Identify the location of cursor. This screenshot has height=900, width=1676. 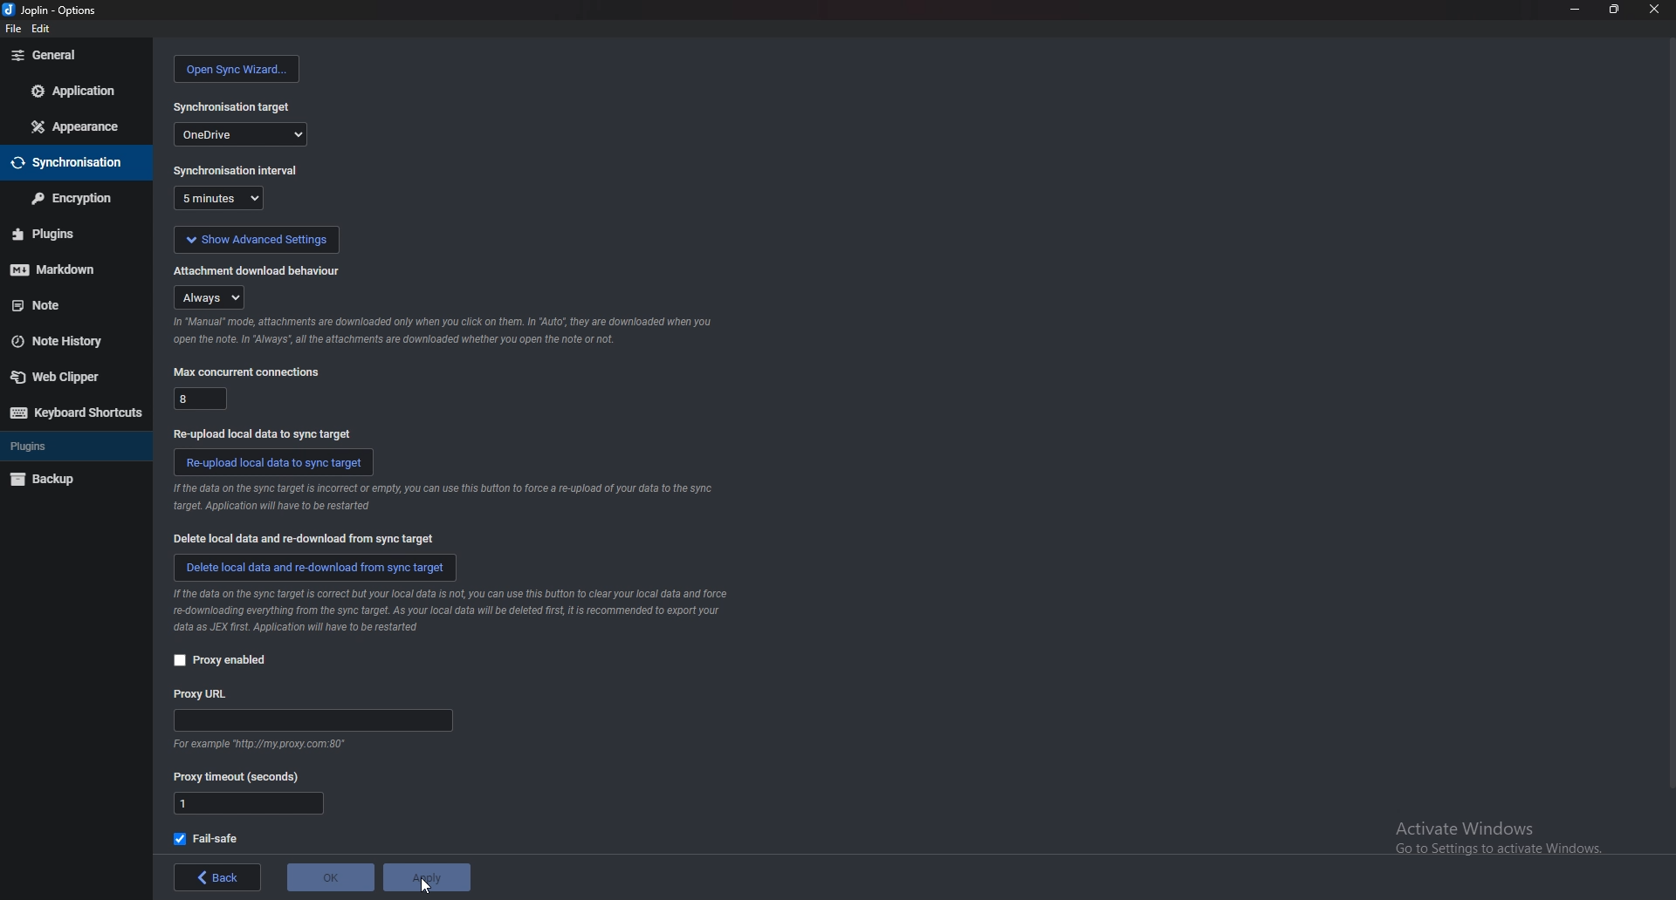
(422, 886).